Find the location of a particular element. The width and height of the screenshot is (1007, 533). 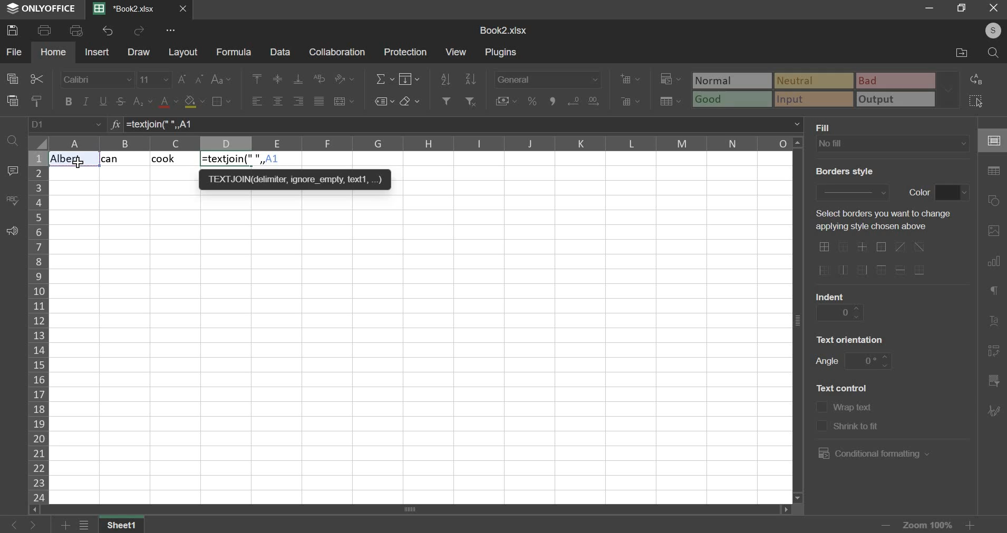

underline is located at coordinates (104, 101).